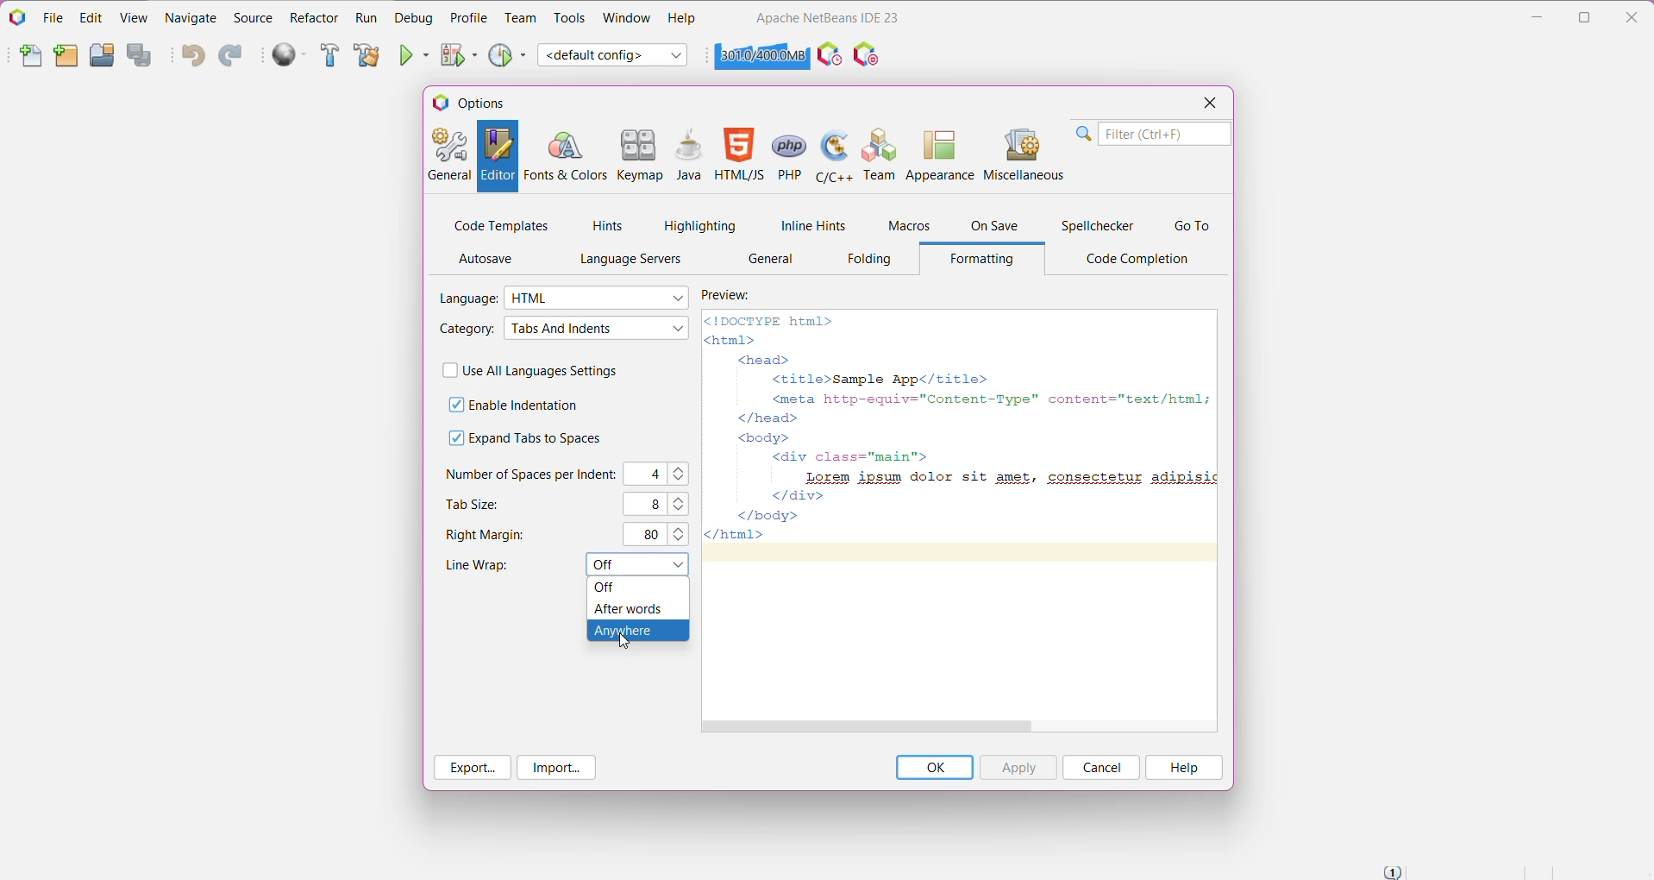 Image resolution: width=1654 pixels, height=880 pixels. Describe the element at coordinates (625, 17) in the screenshot. I see `Window` at that location.